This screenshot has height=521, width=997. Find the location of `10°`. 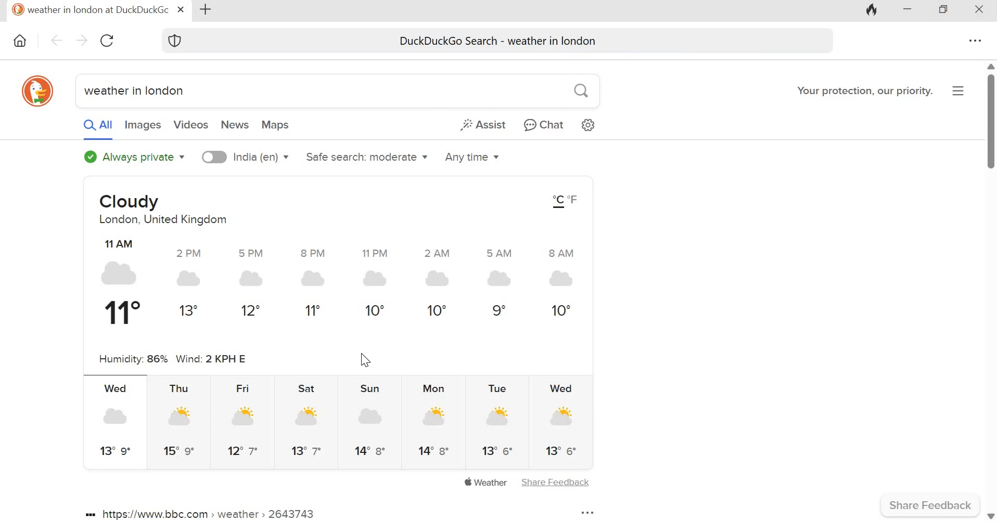

10° is located at coordinates (374, 310).